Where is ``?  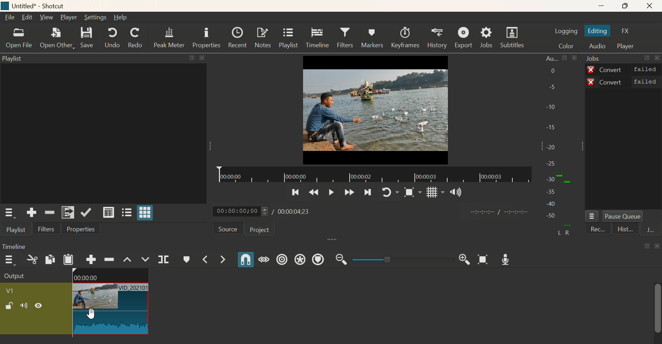
 is located at coordinates (463, 260).